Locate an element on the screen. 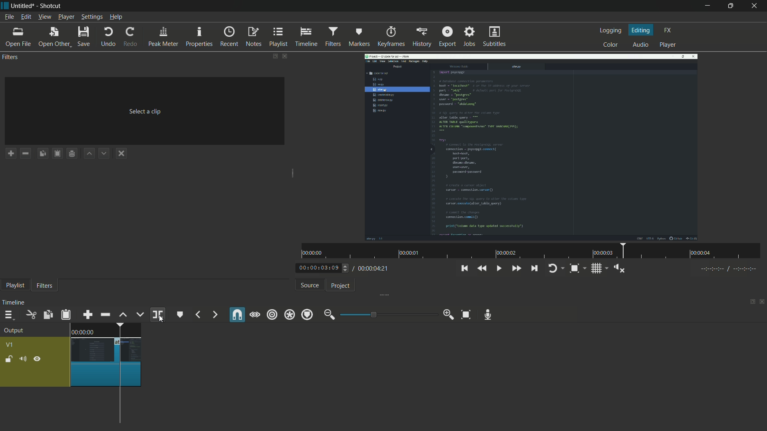 The image size is (767, 431). snap is located at coordinates (237, 314).